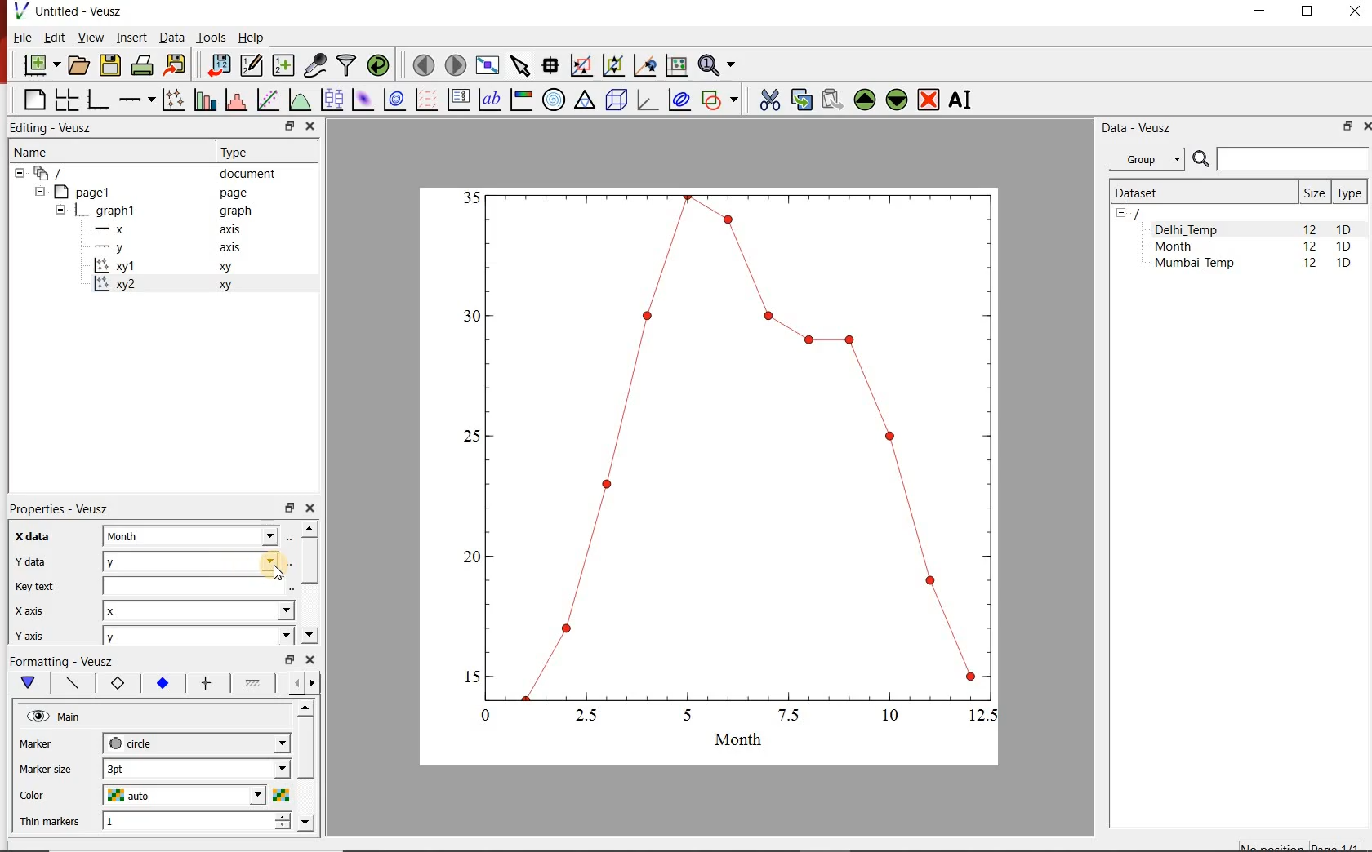 The height and width of the screenshot is (852, 1372). What do you see at coordinates (199, 560) in the screenshot?
I see `Delhi_Temp` at bounding box center [199, 560].